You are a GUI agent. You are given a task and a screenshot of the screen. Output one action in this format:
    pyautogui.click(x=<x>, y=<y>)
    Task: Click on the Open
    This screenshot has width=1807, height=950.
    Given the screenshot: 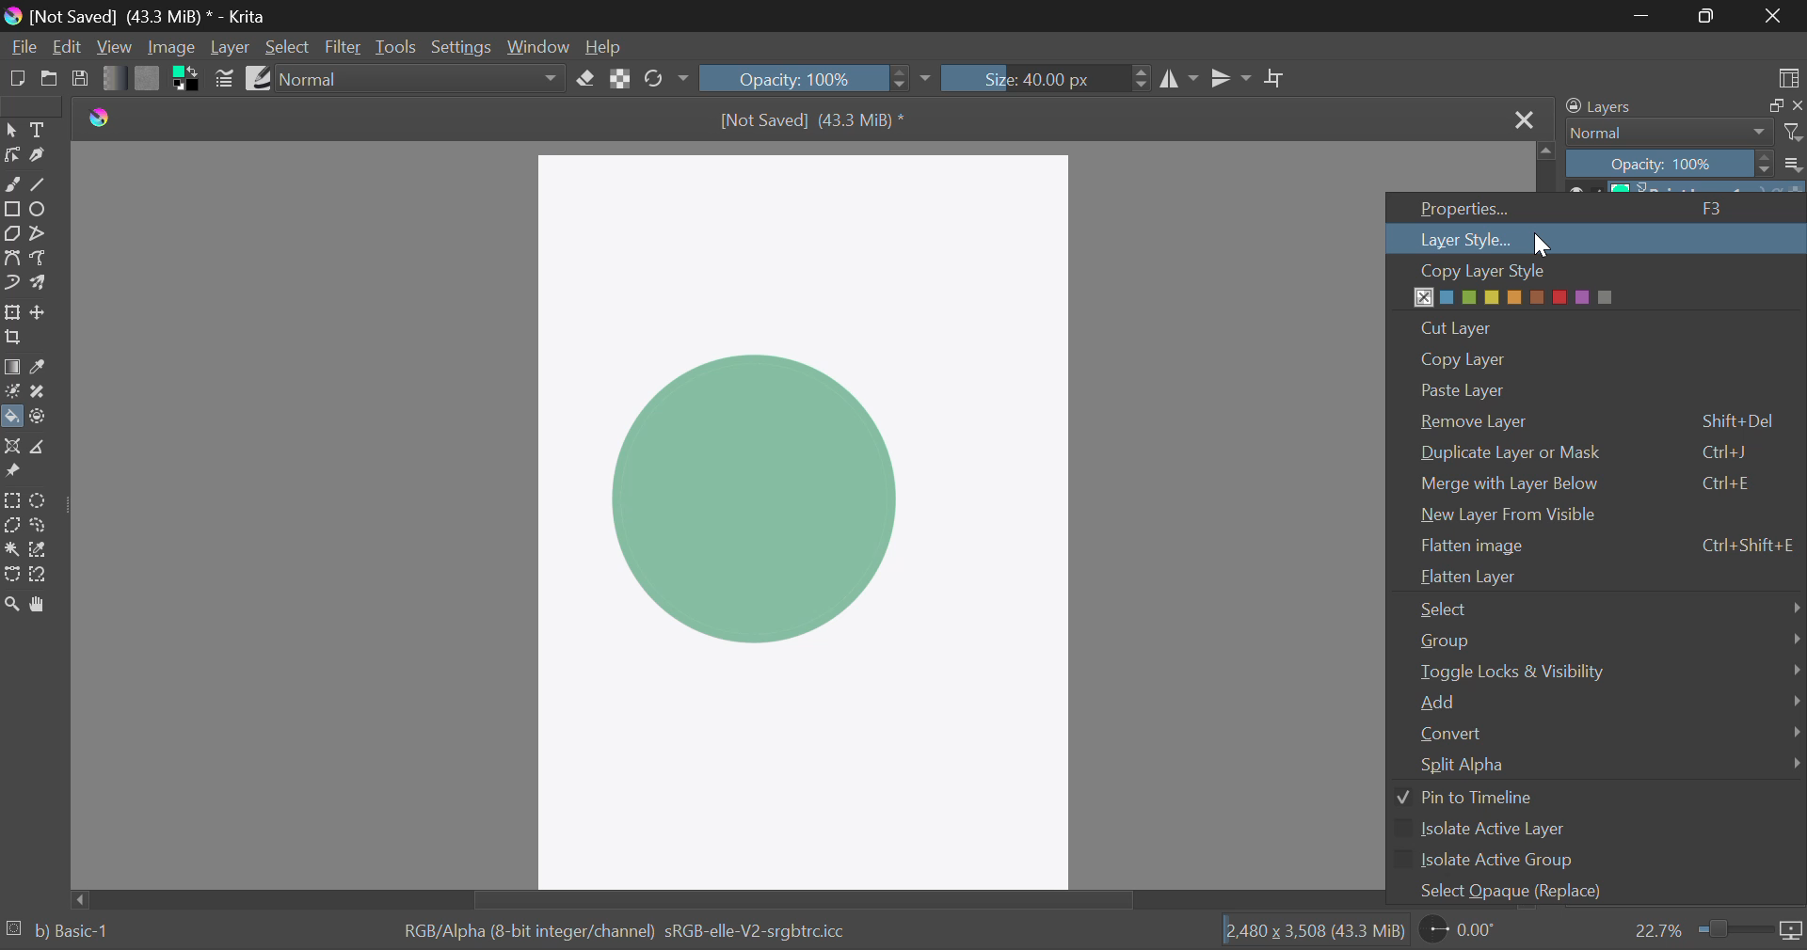 What is the action you would take?
    pyautogui.click(x=51, y=77)
    